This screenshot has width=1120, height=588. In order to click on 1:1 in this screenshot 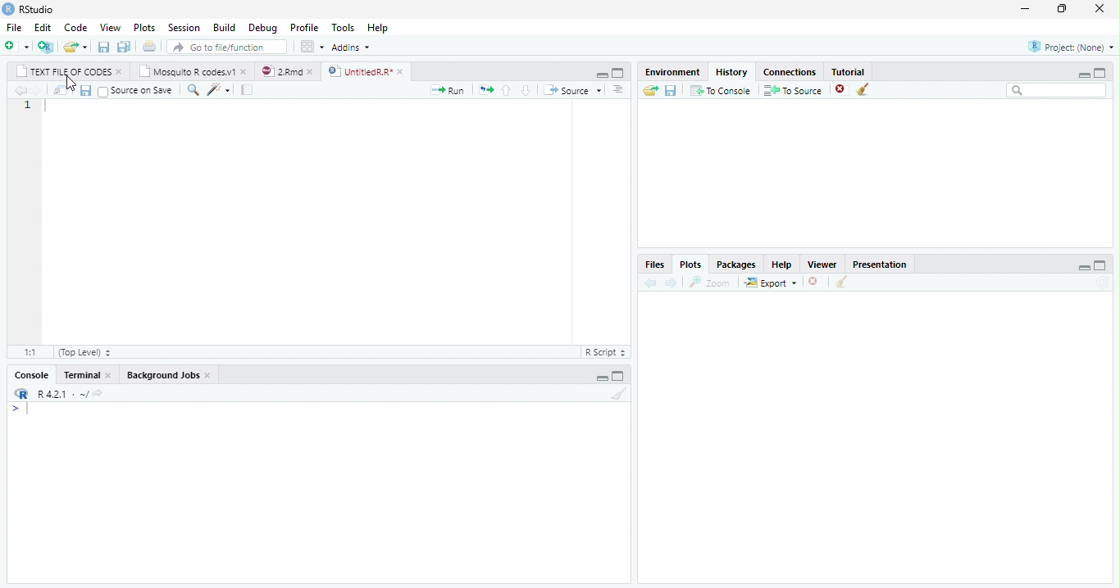, I will do `click(20, 351)`.